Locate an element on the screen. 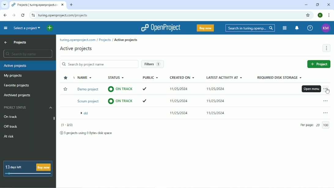 The image size is (334, 188). Collapse project menu is located at coordinates (6, 28).